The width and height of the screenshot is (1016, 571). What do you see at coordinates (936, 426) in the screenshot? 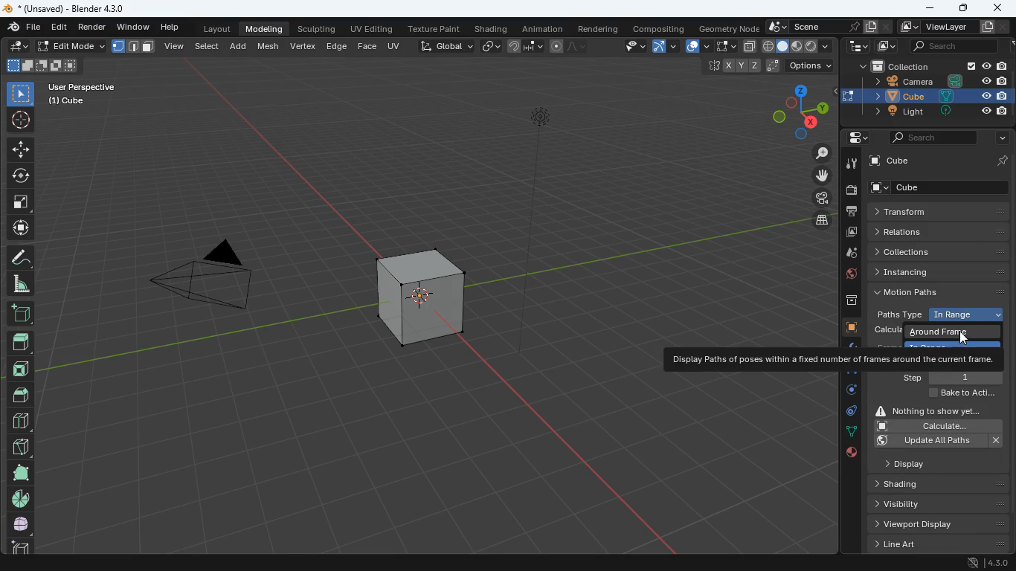
I see `calculate` at bounding box center [936, 426].